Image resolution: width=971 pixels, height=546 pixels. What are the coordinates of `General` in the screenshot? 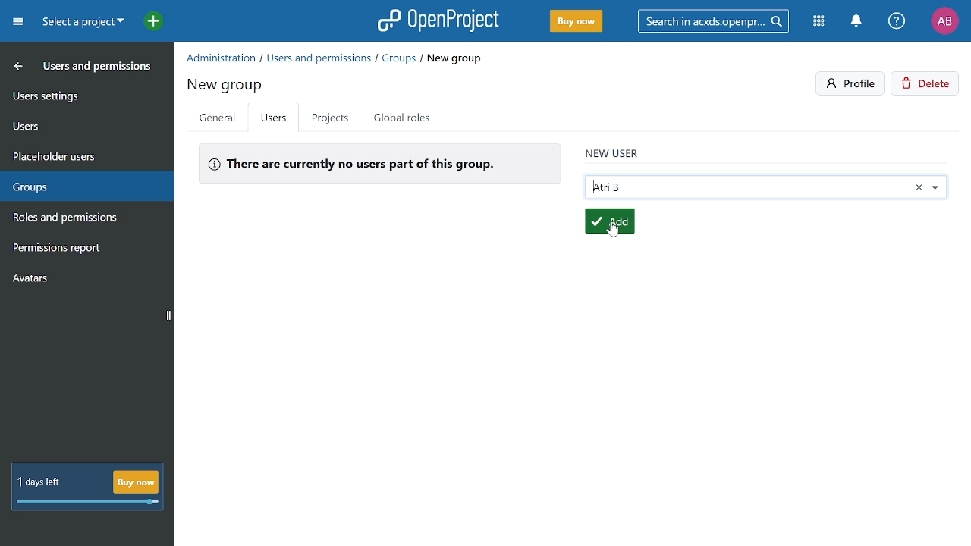 It's located at (217, 119).